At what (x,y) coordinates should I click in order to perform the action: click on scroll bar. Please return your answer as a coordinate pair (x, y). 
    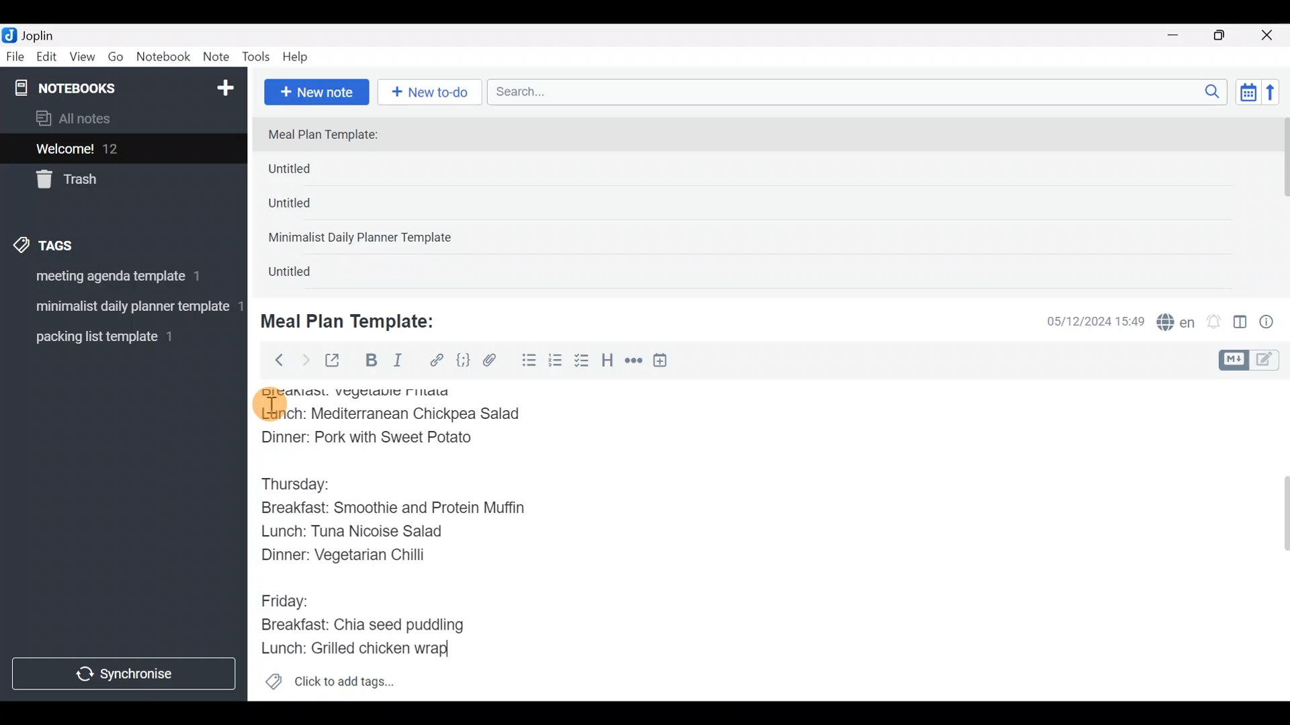
    Looking at the image, I should click on (1281, 203).